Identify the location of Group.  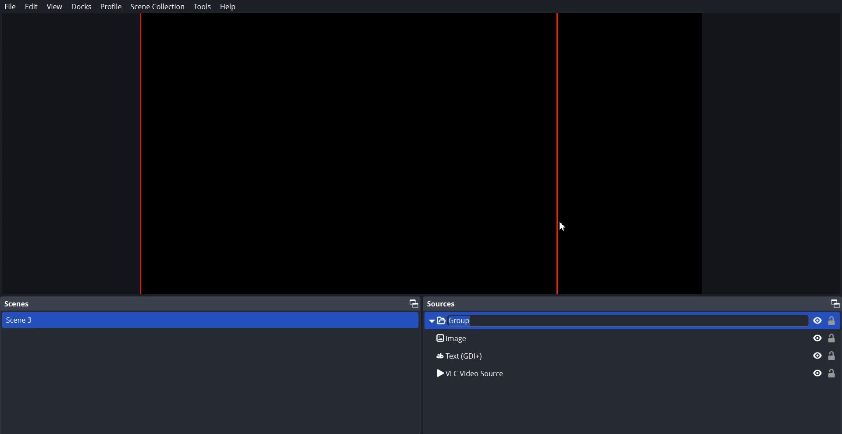
(632, 320).